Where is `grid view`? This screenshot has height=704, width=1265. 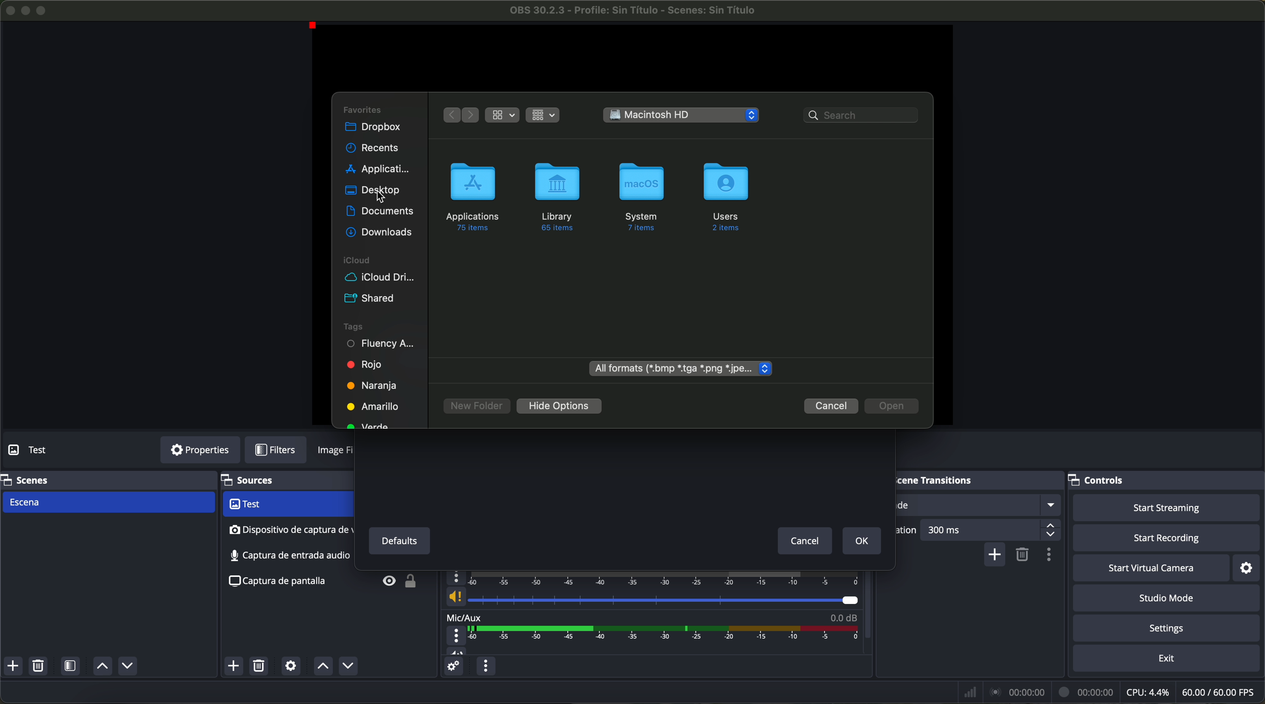
grid view is located at coordinates (502, 115).